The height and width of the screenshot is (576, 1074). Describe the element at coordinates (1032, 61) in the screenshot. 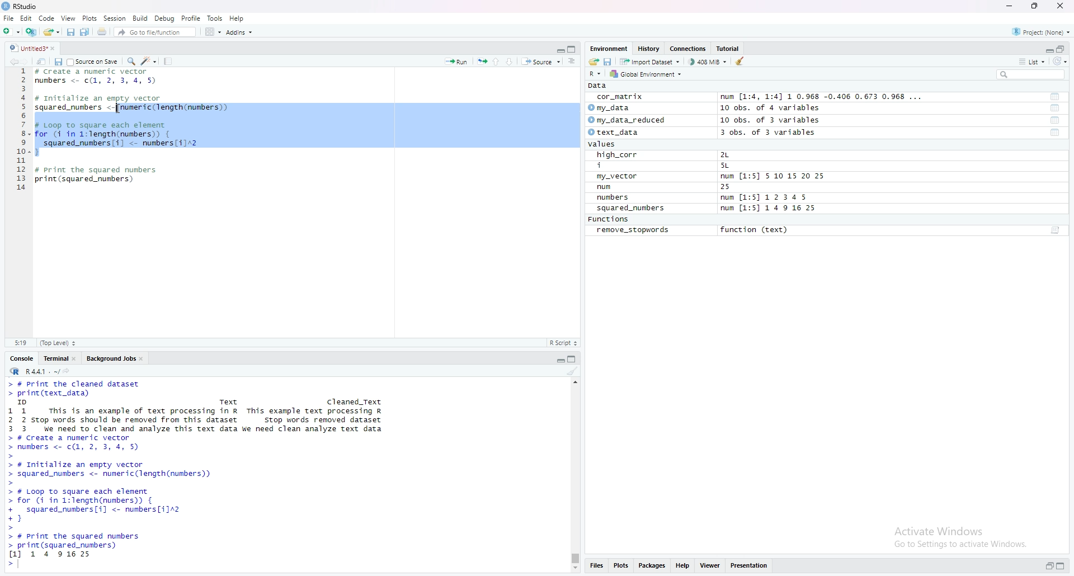

I see `List` at that location.